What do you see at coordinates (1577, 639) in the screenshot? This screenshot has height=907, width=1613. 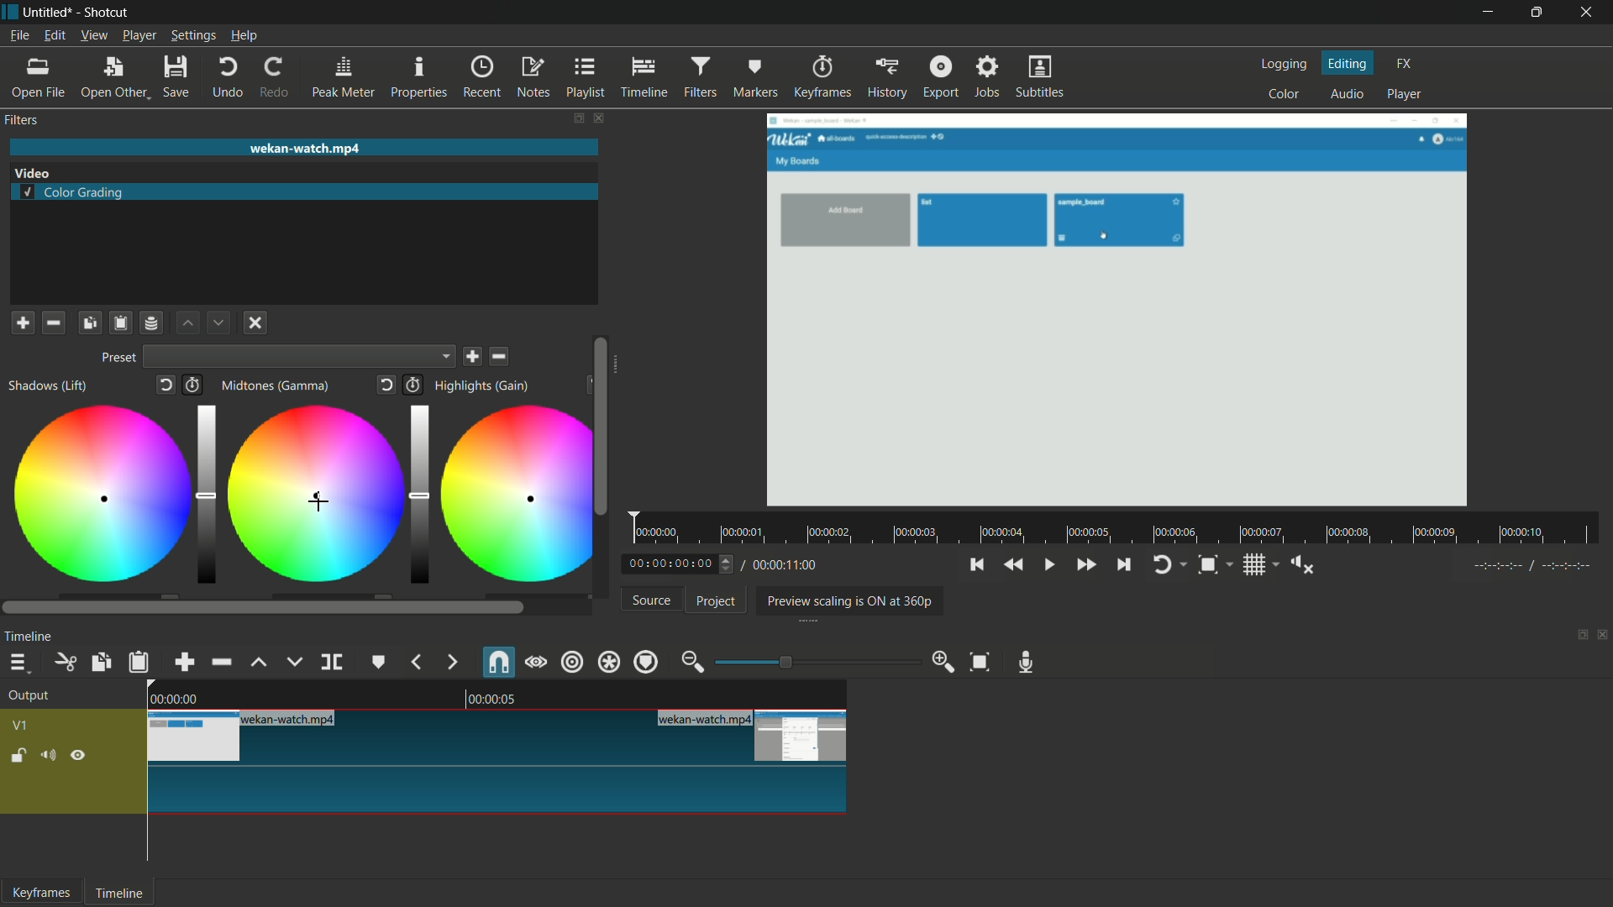 I see `change layout` at bounding box center [1577, 639].